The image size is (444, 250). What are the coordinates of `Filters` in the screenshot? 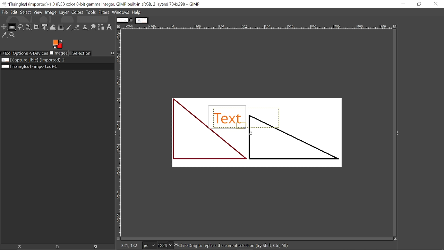 It's located at (104, 12).